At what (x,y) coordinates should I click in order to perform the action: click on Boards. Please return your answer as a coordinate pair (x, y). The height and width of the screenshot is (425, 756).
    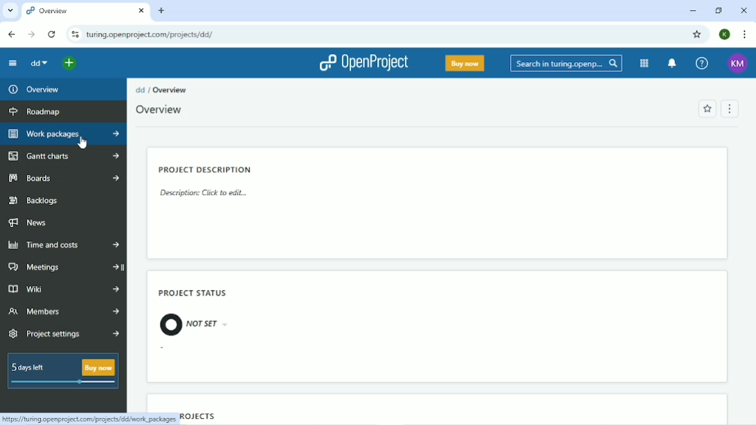
    Looking at the image, I should click on (62, 178).